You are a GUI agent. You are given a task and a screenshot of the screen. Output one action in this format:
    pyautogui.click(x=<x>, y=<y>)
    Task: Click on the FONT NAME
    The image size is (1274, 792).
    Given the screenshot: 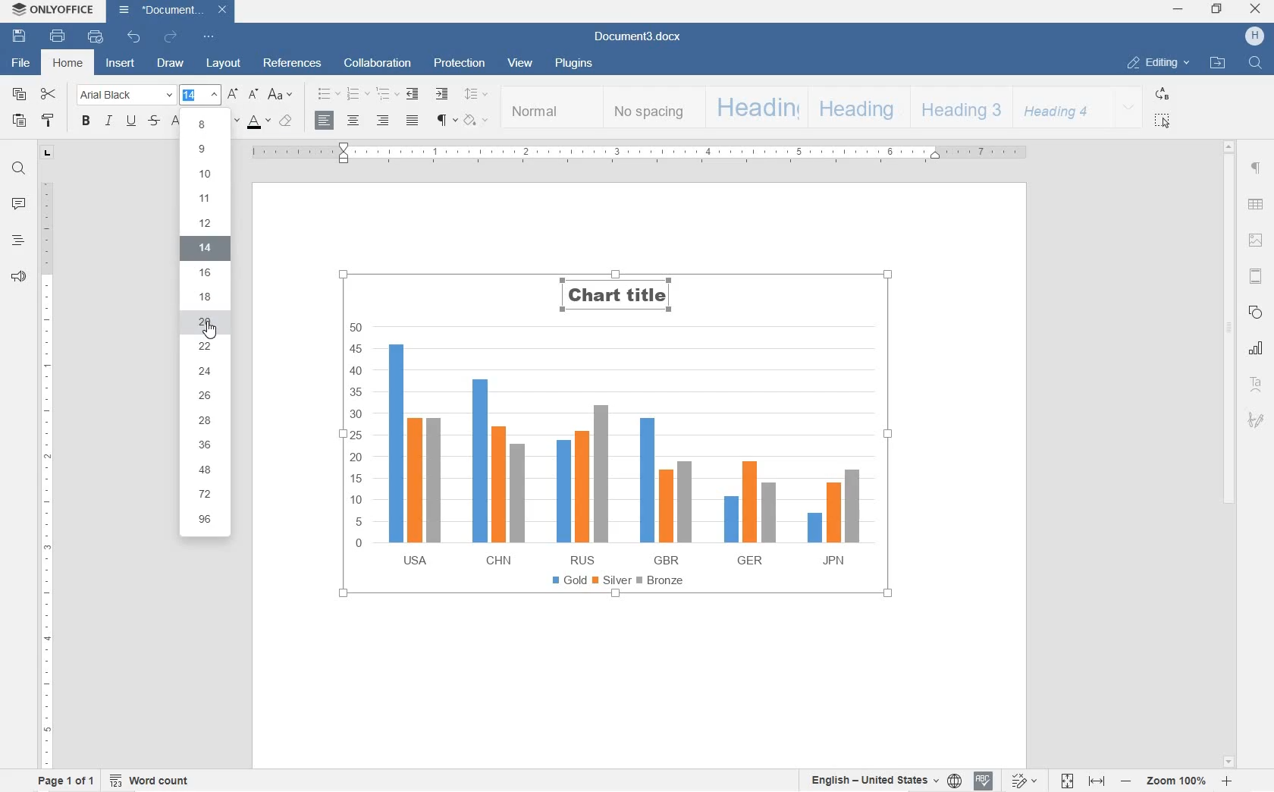 What is the action you would take?
    pyautogui.click(x=125, y=95)
    